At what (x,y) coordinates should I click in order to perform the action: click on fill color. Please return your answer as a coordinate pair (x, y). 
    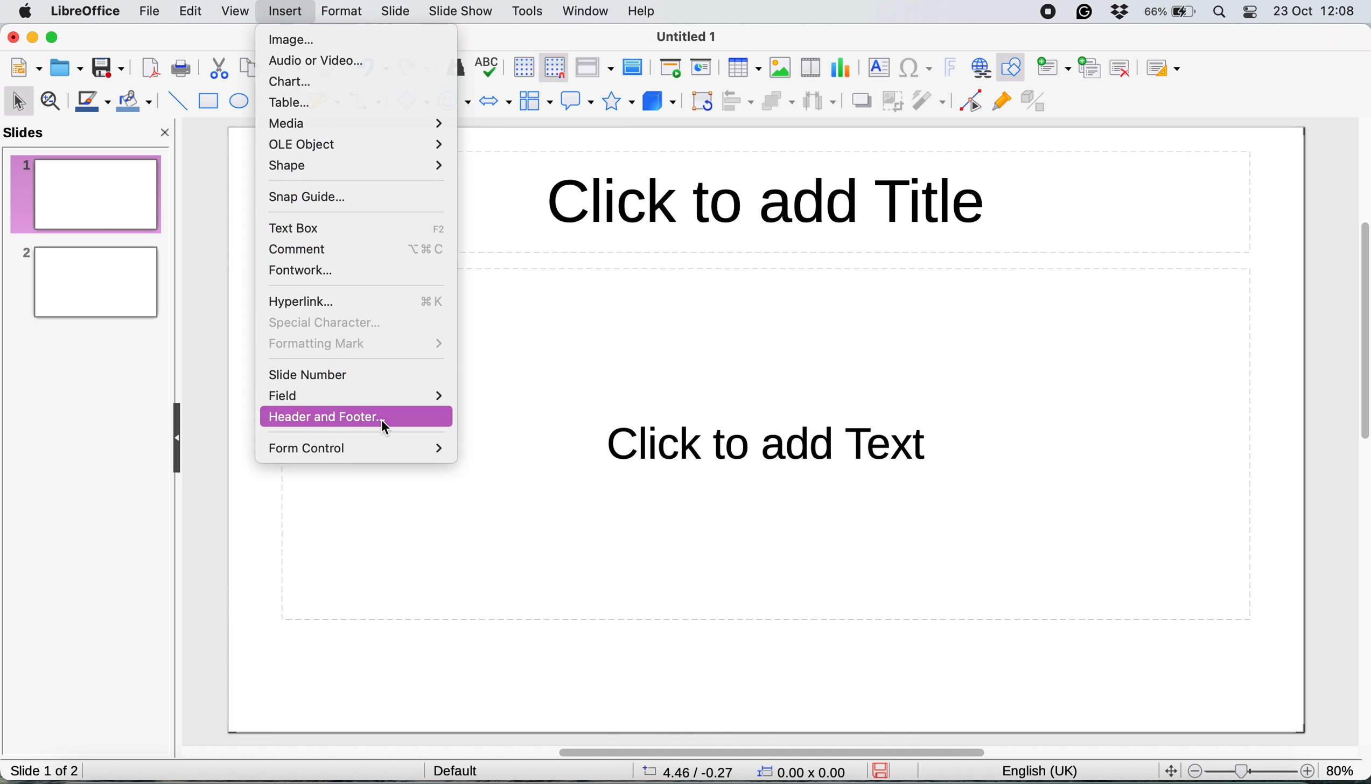
    Looking at the image, I should click on (137, 101).